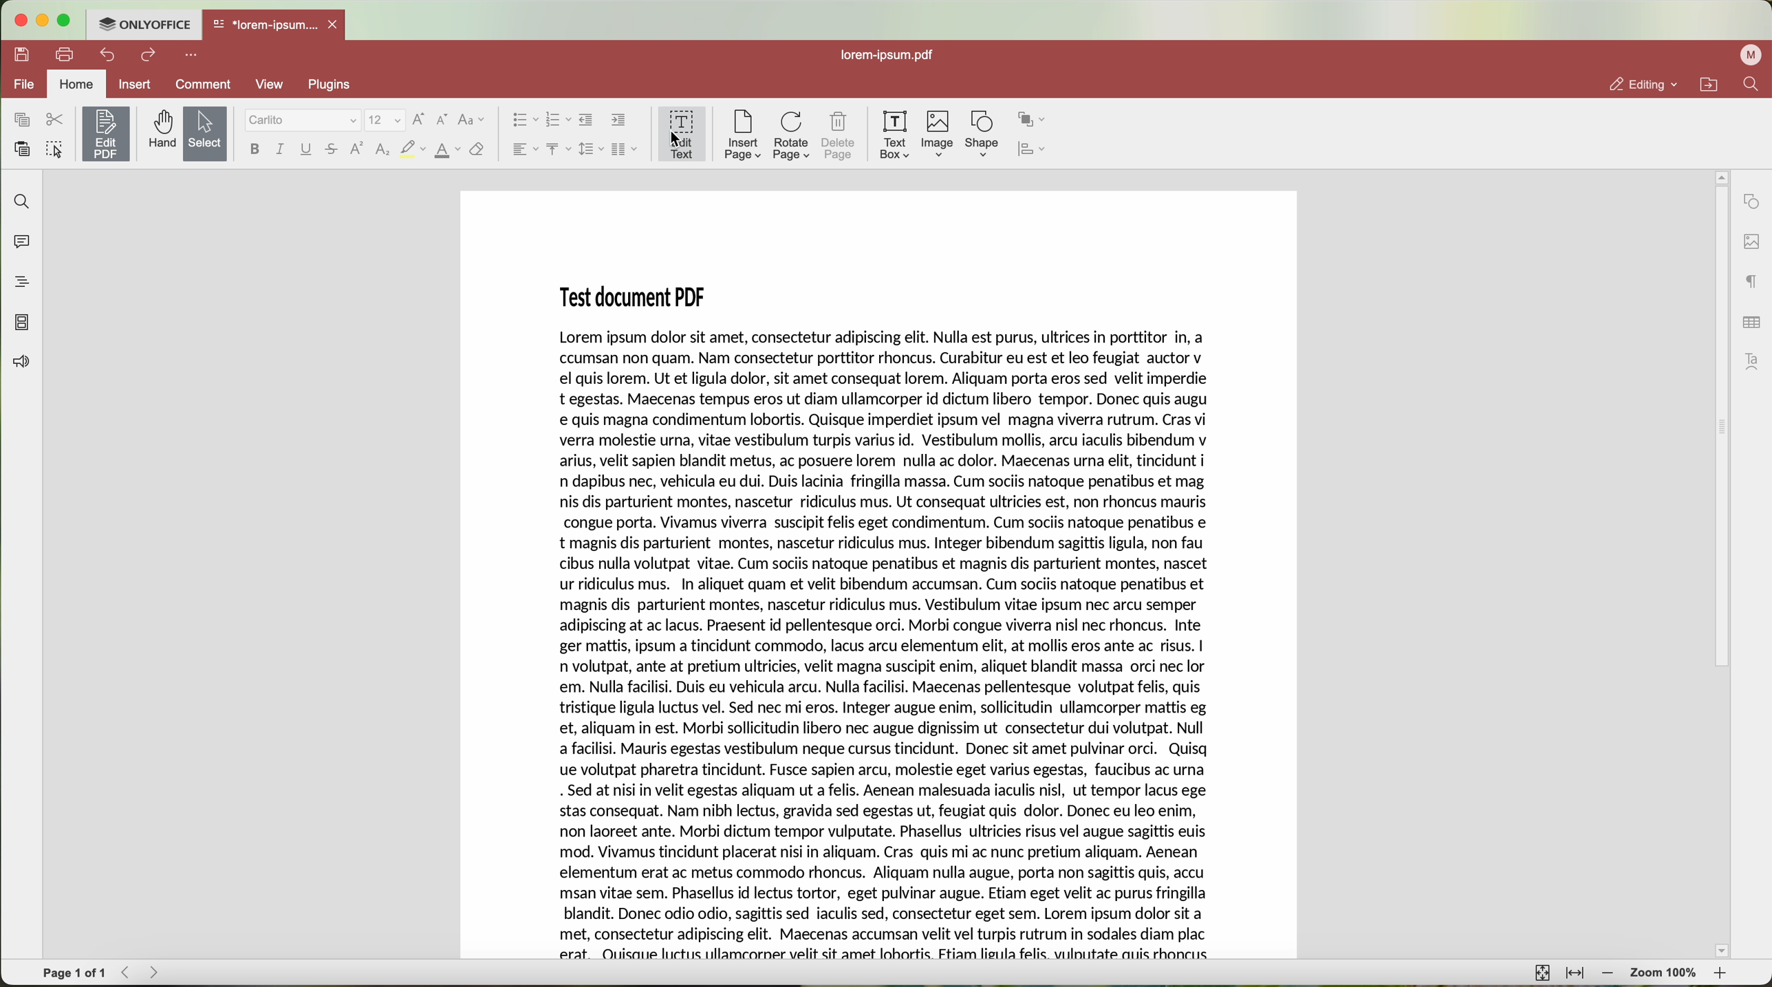 The image size is (1772, 987). I want to click on home, so click(76, 83).